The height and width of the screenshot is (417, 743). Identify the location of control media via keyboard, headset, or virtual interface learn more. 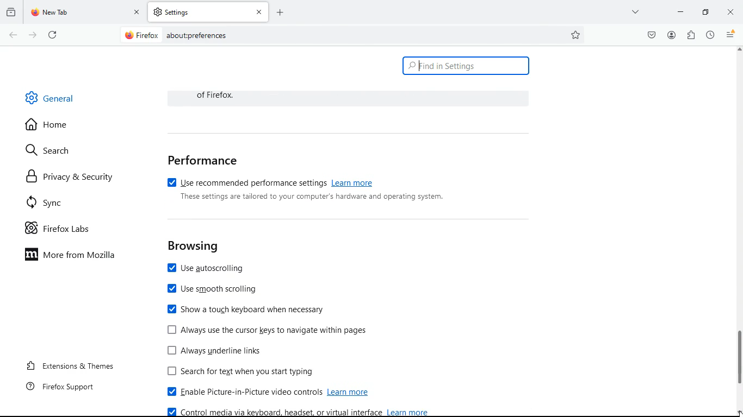
(299, 412).